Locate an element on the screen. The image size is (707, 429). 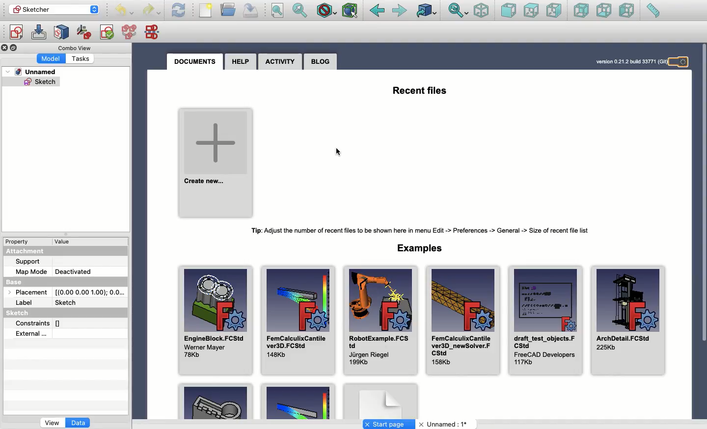
View is located at coordinates (52, 422).